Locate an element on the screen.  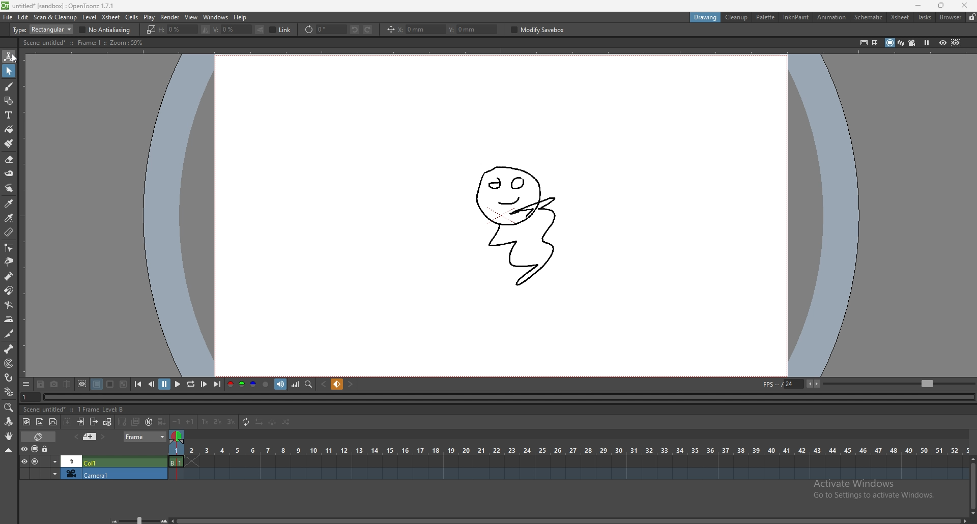
position is located at coordinates (390, 30).